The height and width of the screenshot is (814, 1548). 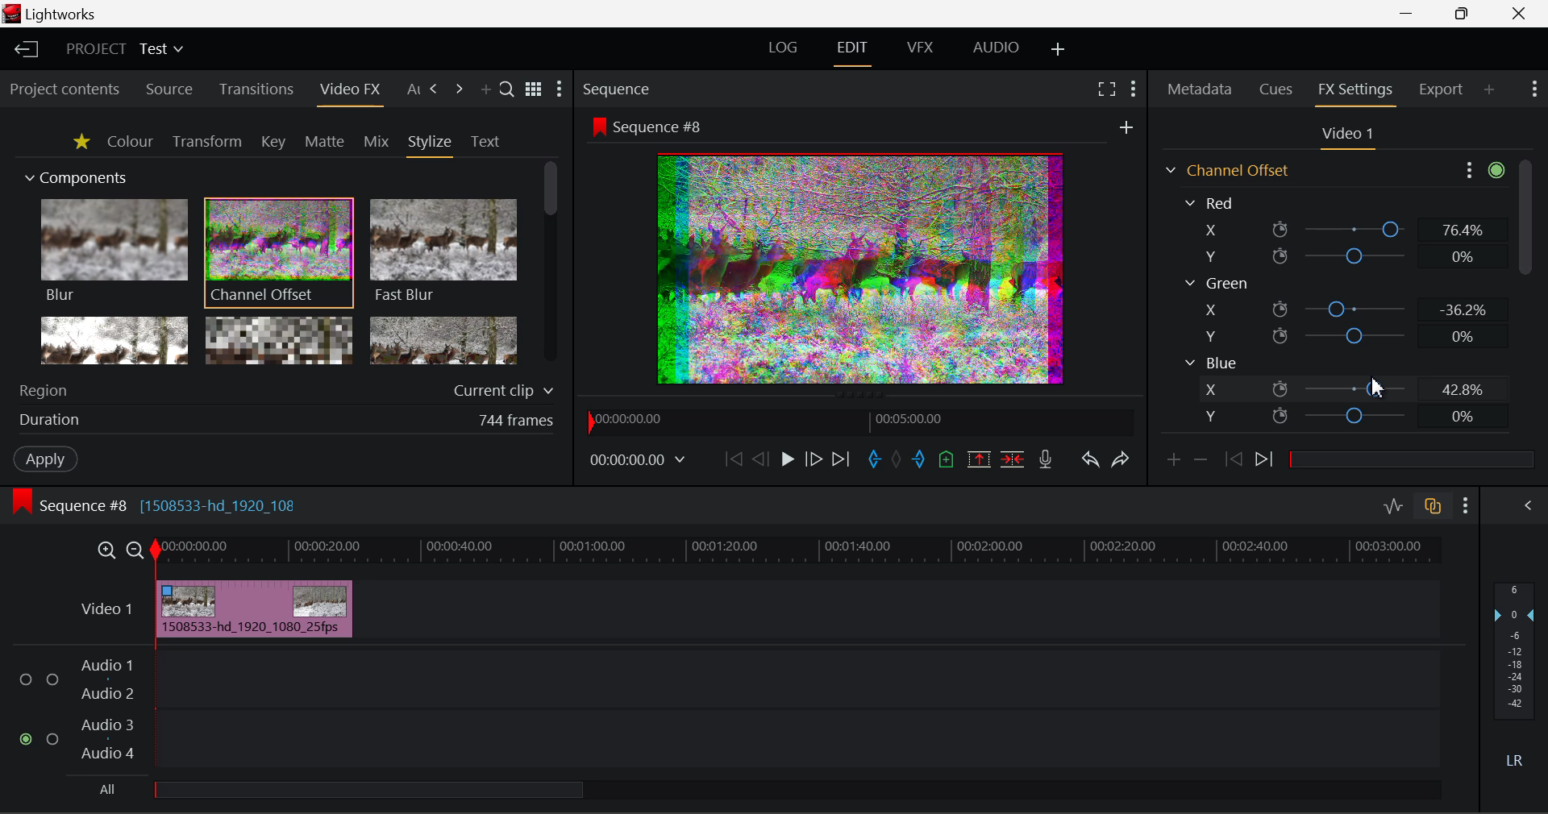 I want to click on Show Settings, so click(x=1465, y=506).